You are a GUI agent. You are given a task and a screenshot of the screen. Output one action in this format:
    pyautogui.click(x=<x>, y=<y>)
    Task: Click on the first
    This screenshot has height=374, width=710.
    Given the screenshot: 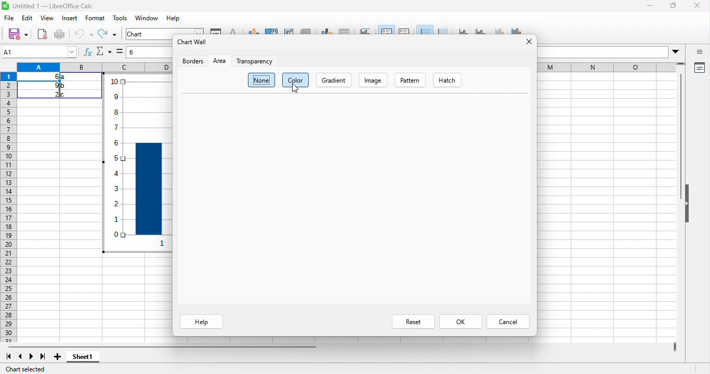 What is the action you would take?
    pyautogui.click(x=11, y=357)
    